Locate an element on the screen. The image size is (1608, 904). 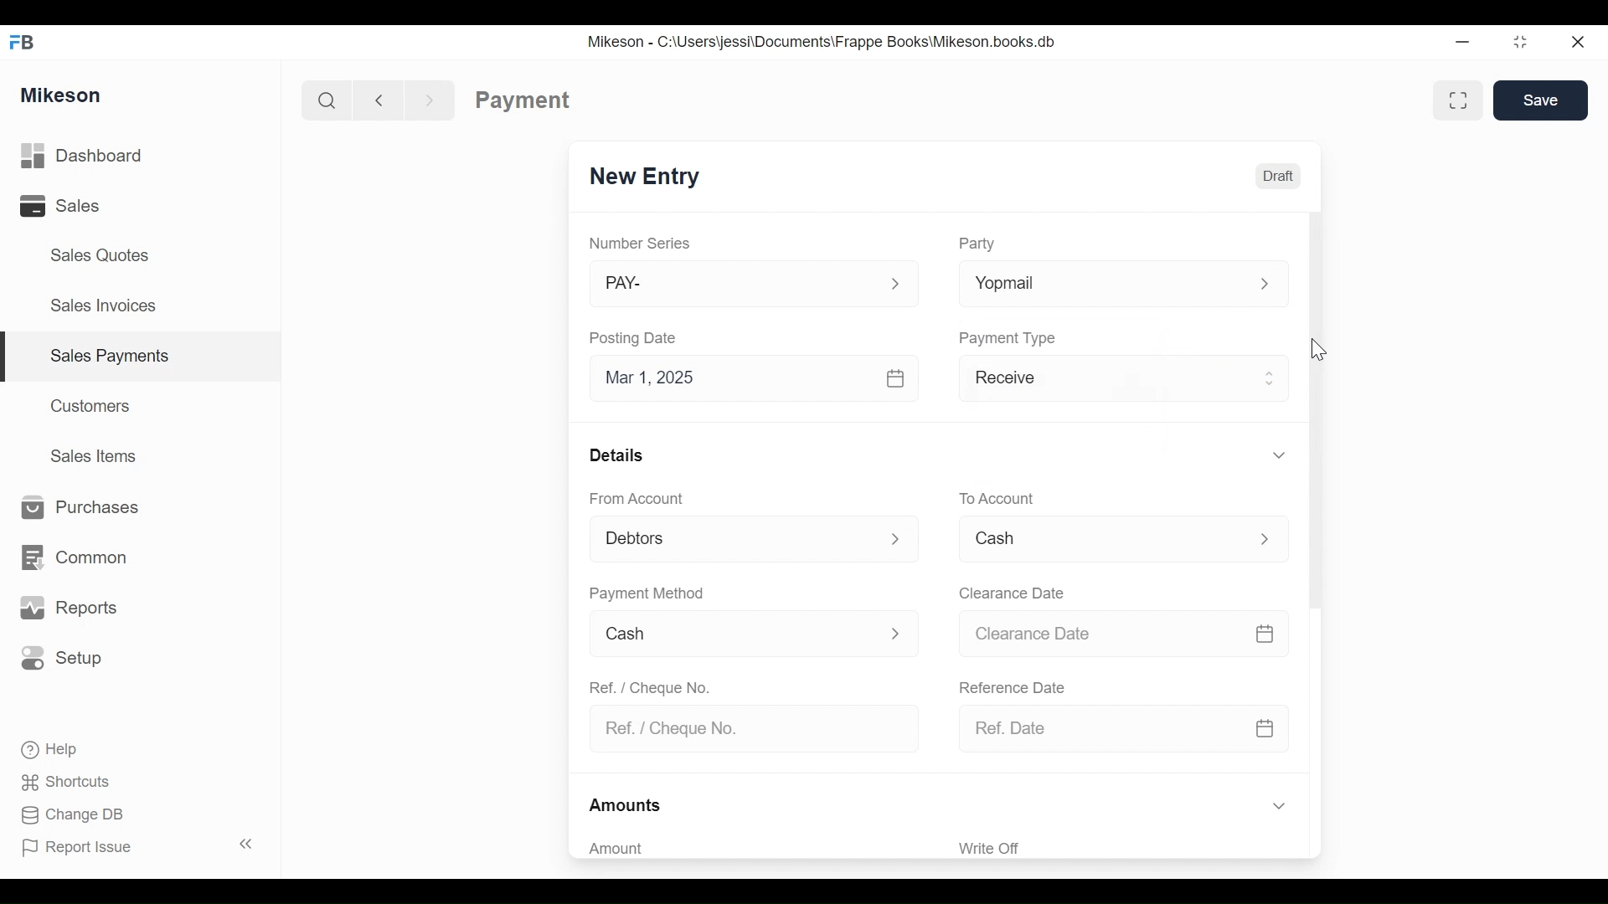
Amounts is located at coordinates (629, 801).